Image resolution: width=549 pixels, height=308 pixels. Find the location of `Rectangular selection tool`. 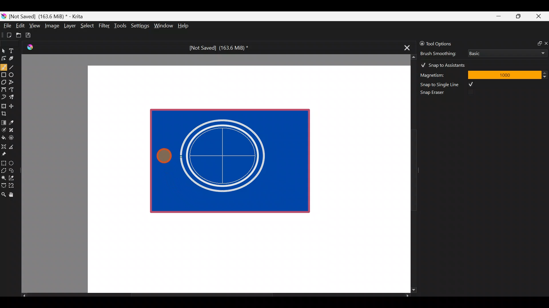

Rectangular selection tool is located at coordinates (5, 162).